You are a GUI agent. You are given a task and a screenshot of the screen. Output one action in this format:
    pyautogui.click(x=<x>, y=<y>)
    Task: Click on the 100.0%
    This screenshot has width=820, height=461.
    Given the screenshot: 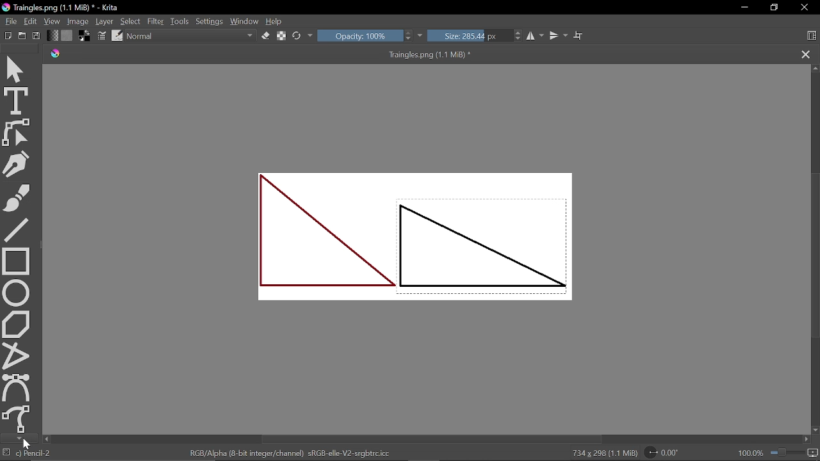 What is the action you would take?
    pyautogui.click(x=778, y=453)
    